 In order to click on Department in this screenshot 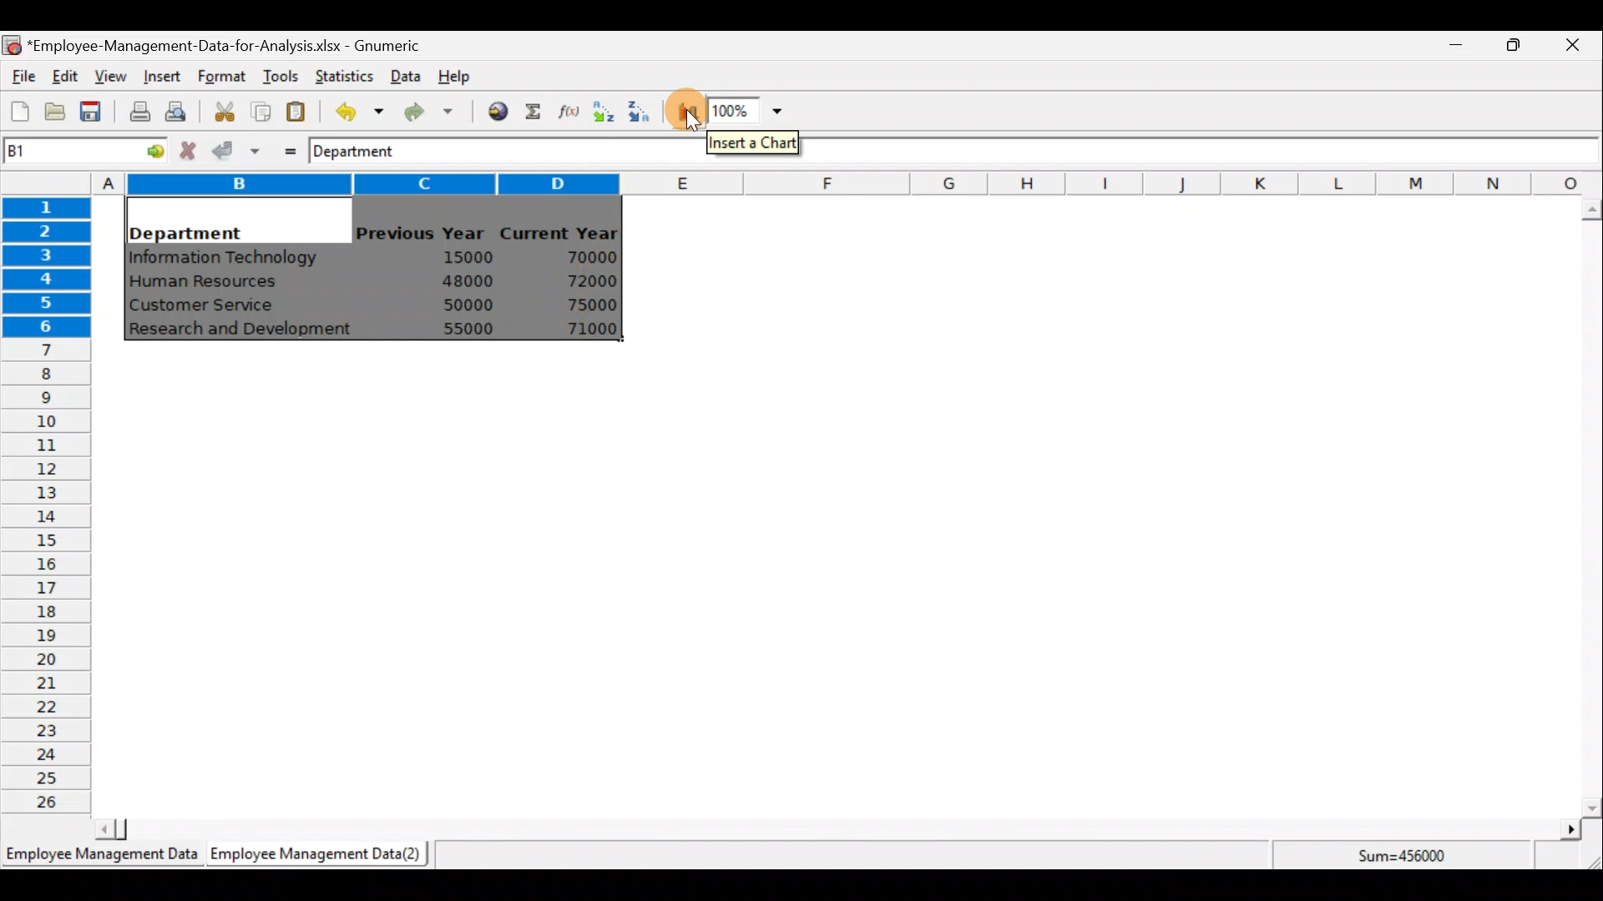, I will do `click(365, 150)`.